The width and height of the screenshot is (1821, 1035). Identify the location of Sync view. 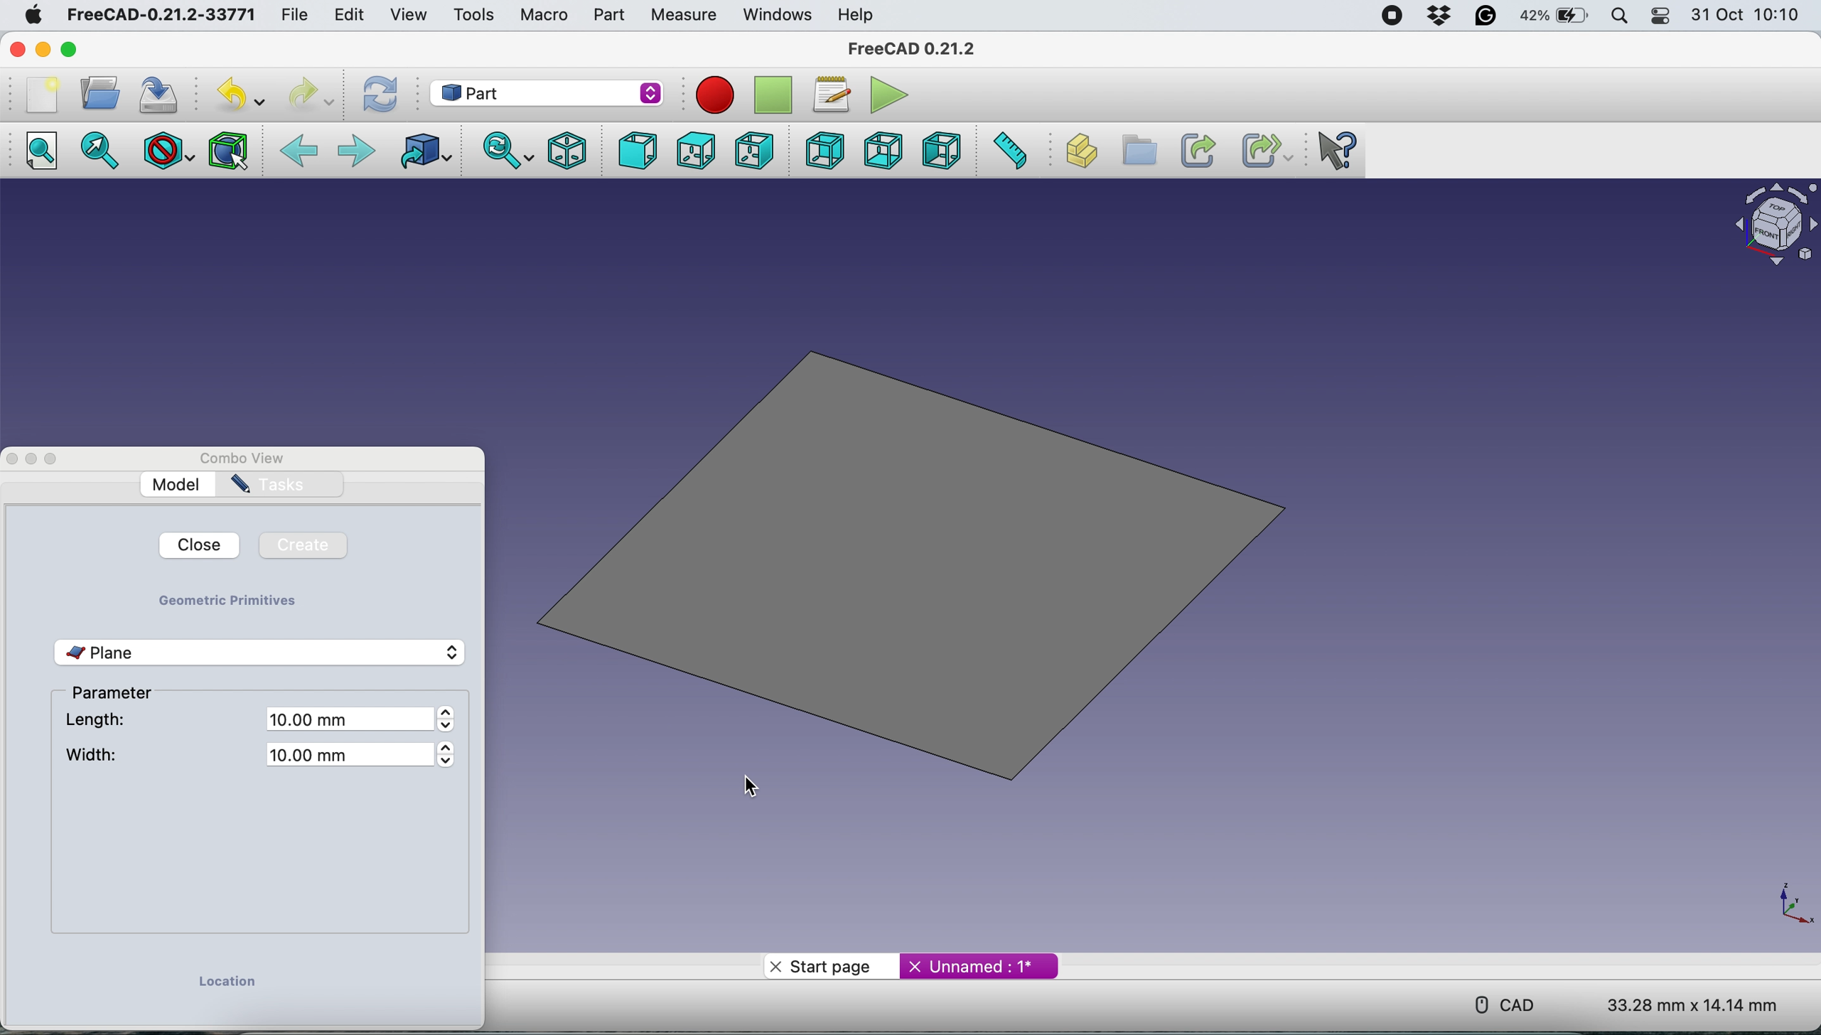
(508, 148).